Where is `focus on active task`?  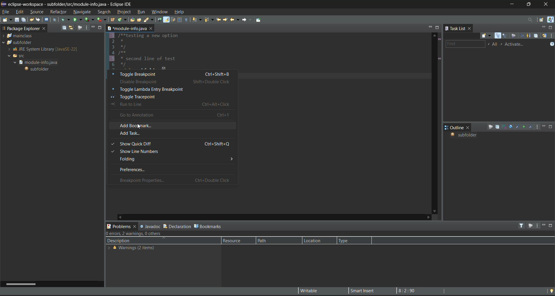
focus on active task is located at coordinates (530, 226).